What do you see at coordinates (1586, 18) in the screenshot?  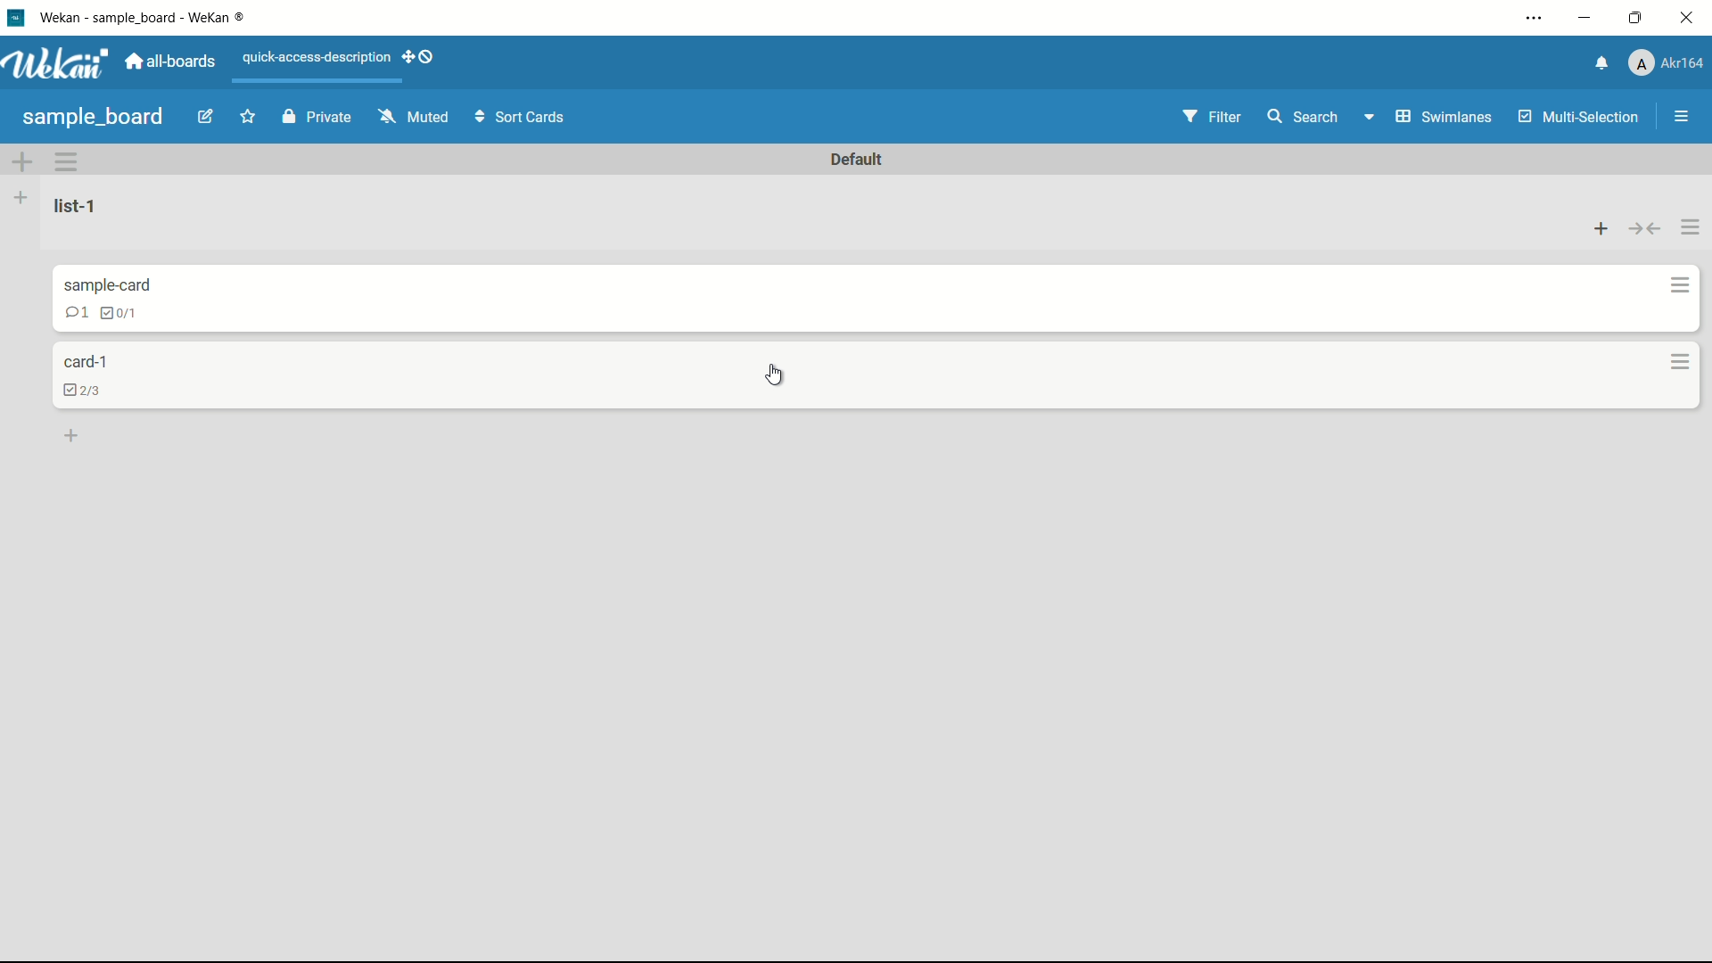 I see `minimize` at bounding box center [1586, 18].